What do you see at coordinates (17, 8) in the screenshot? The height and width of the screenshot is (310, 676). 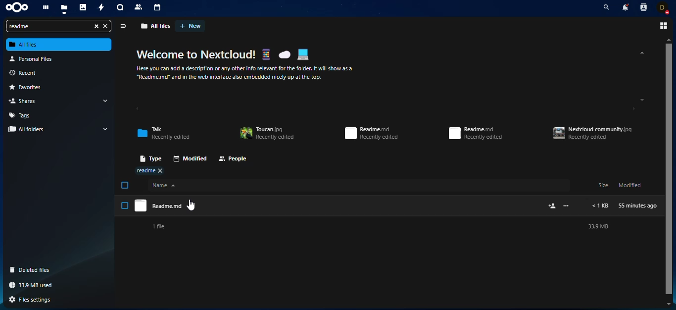 I see `nextcloud logo` at bounding box center [17, 8].